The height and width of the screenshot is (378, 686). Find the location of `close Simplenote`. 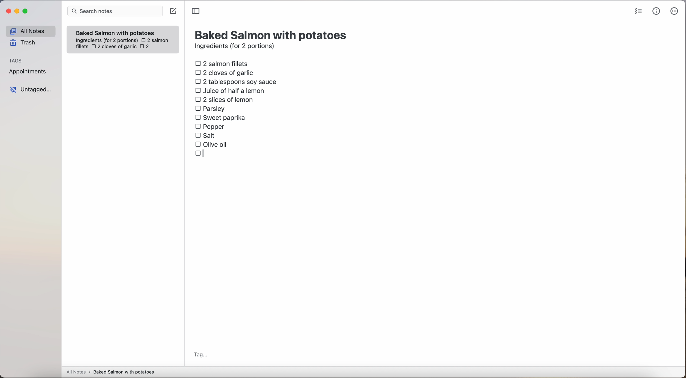

close Simplenote is located at coordinates (8, 11).